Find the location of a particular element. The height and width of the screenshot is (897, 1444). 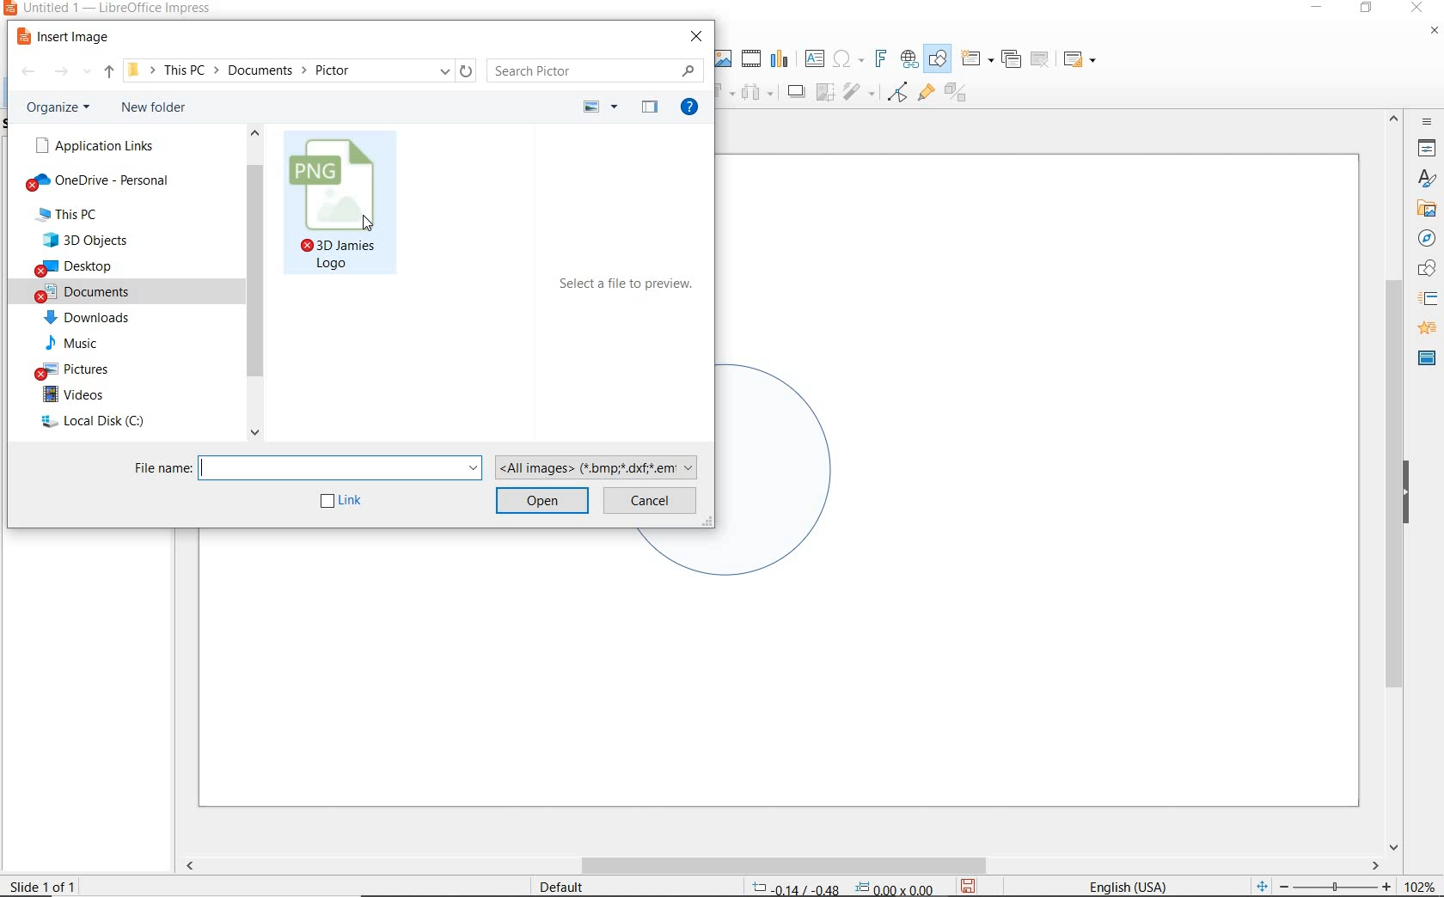

coordinates is located at coordinates (841, 888).